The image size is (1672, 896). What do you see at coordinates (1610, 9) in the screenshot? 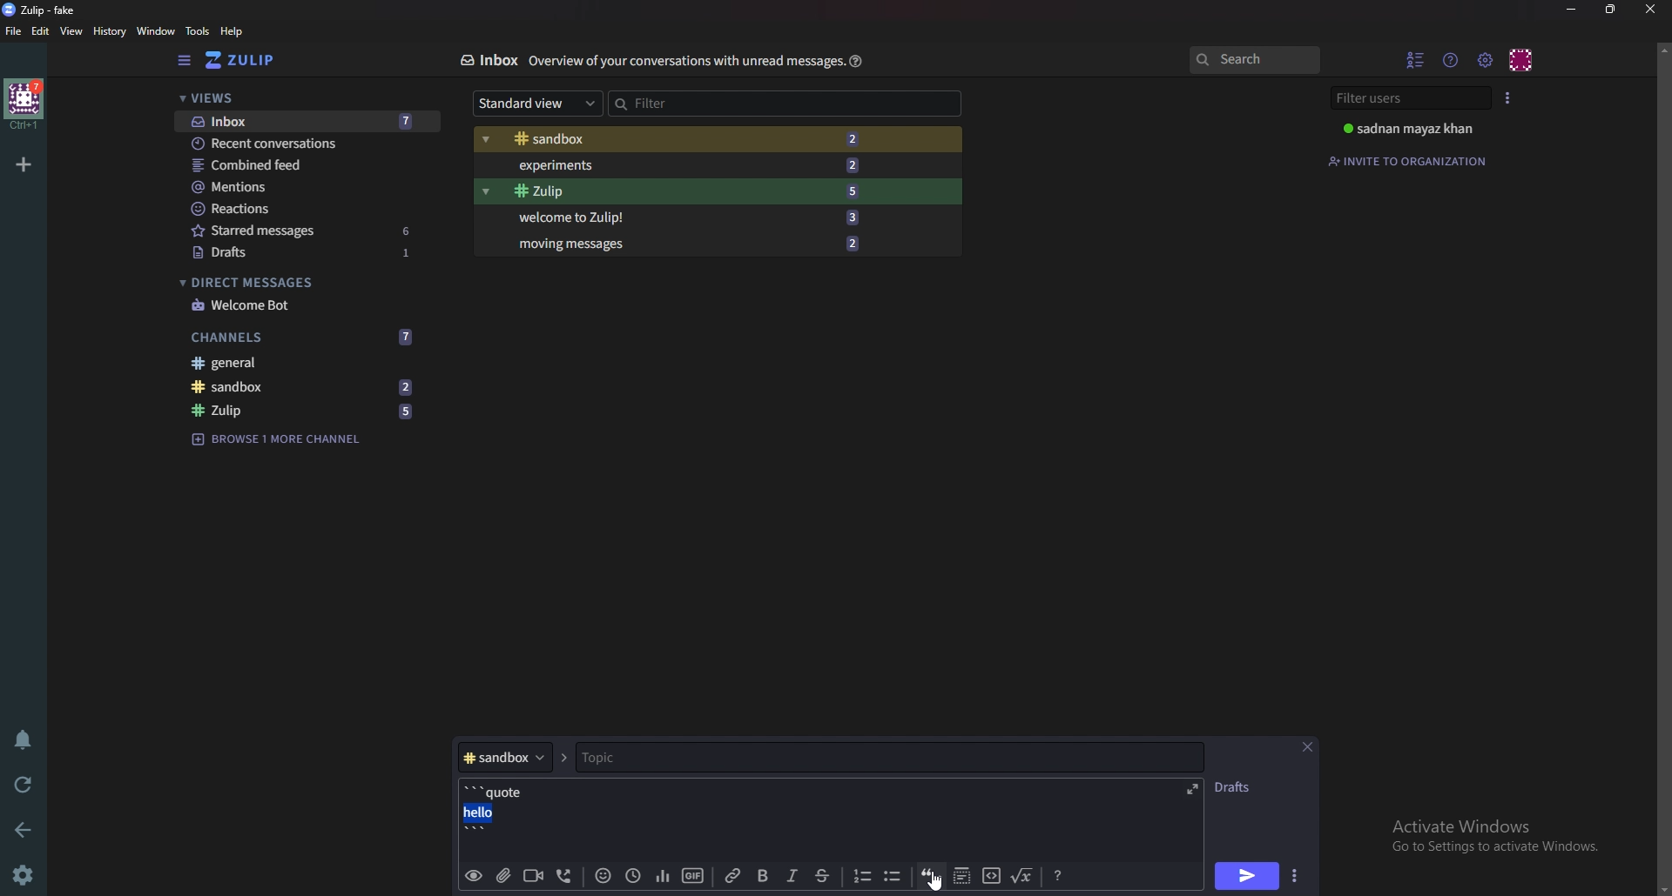
I see `Resize` at bounding box center [1610, 9].